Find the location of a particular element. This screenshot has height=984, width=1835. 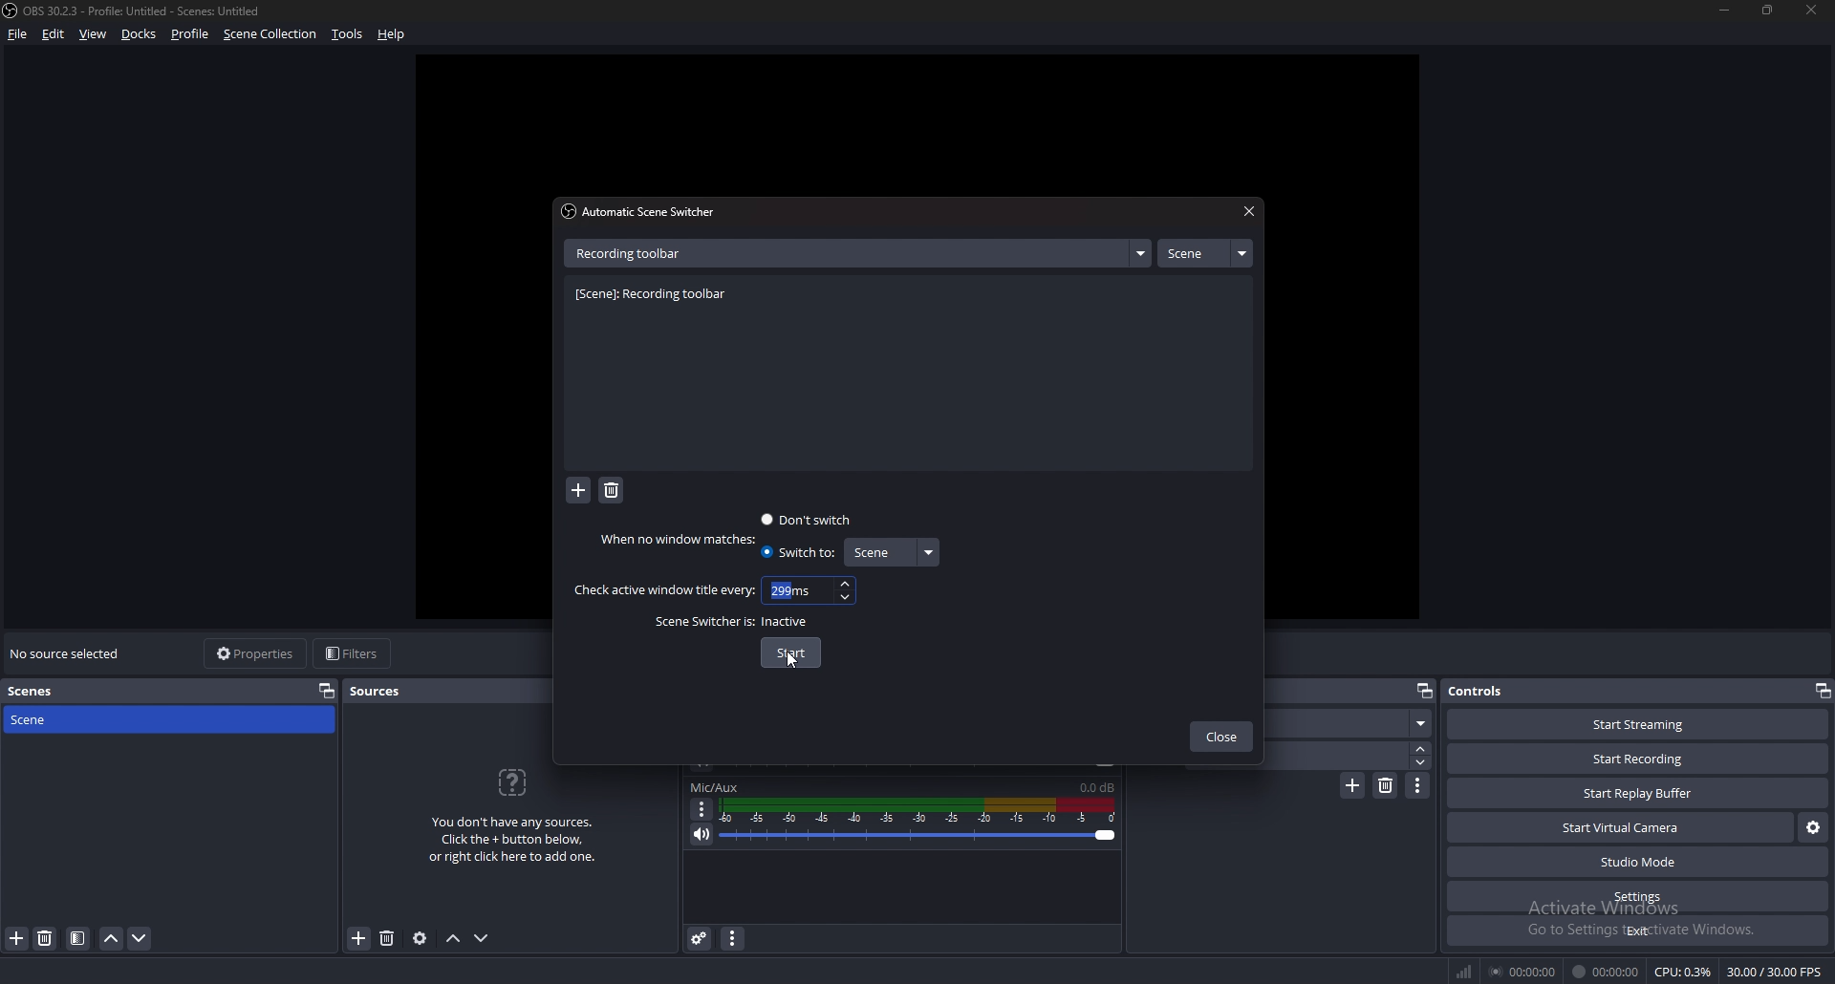

pop out is located at coordinates (327, 690).